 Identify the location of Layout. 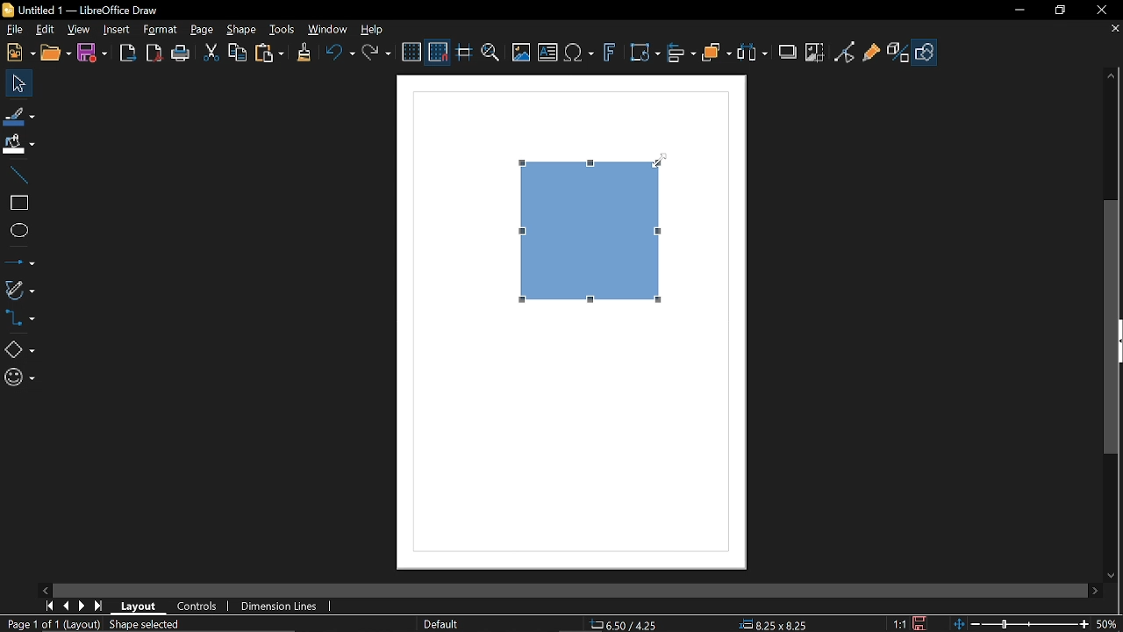
(138, 607).